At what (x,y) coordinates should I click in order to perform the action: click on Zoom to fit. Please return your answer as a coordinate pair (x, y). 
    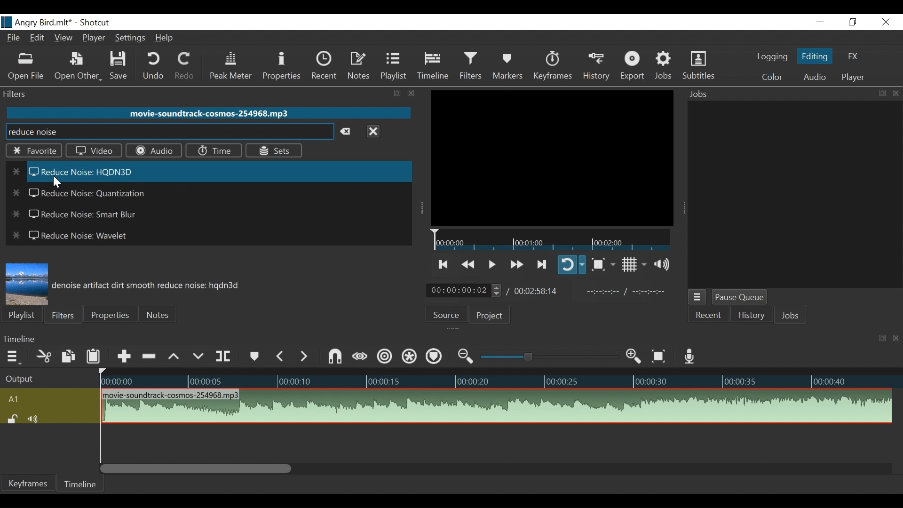
    Looking at the image, I should click on (660, 356).